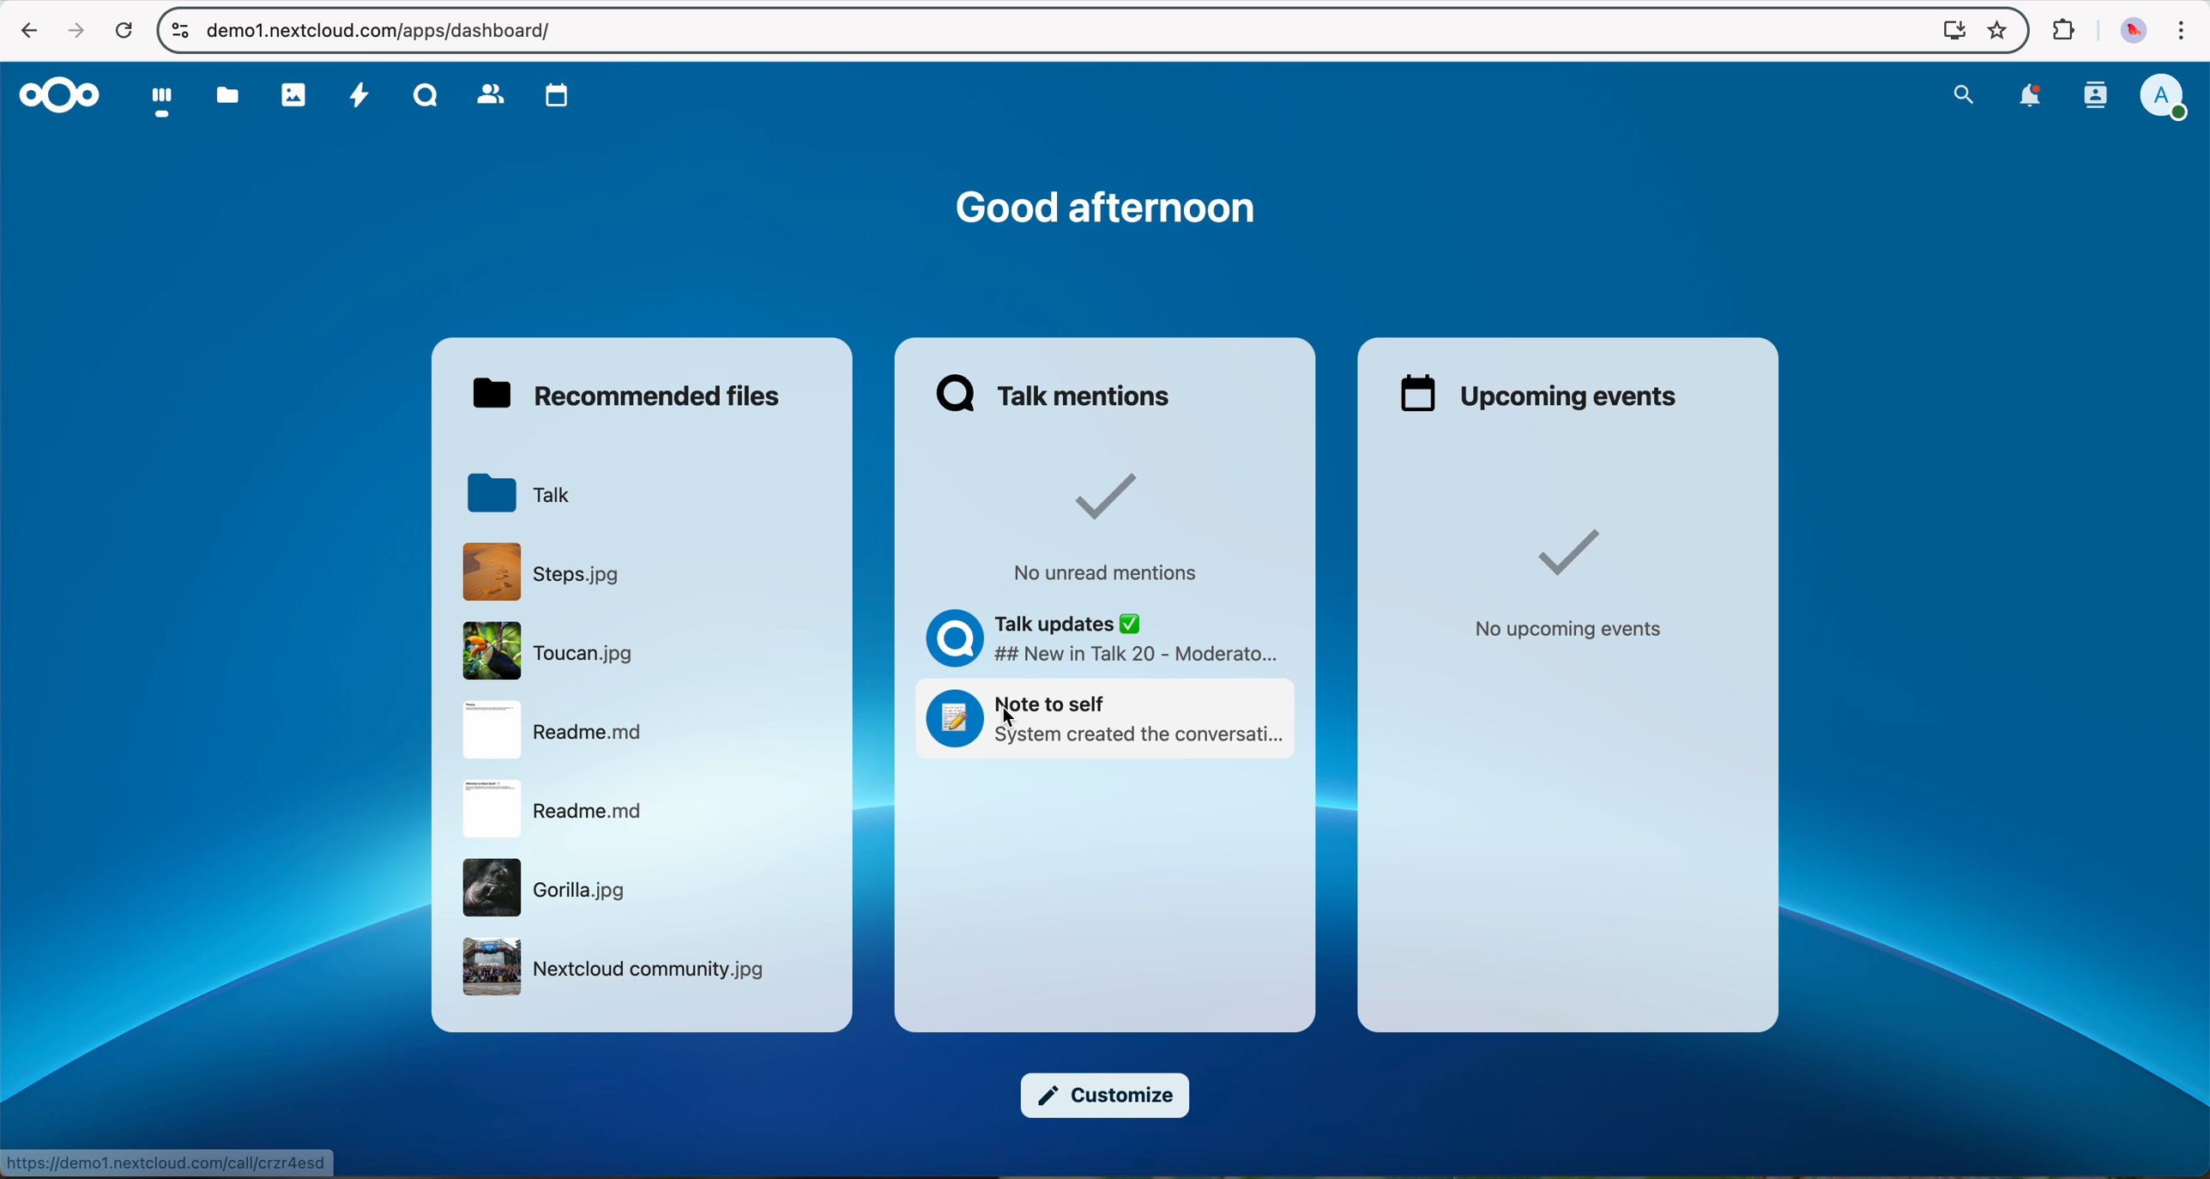 The width and height of the screenshot is (2210, 1179). I want to click on file, so click(553, 808).